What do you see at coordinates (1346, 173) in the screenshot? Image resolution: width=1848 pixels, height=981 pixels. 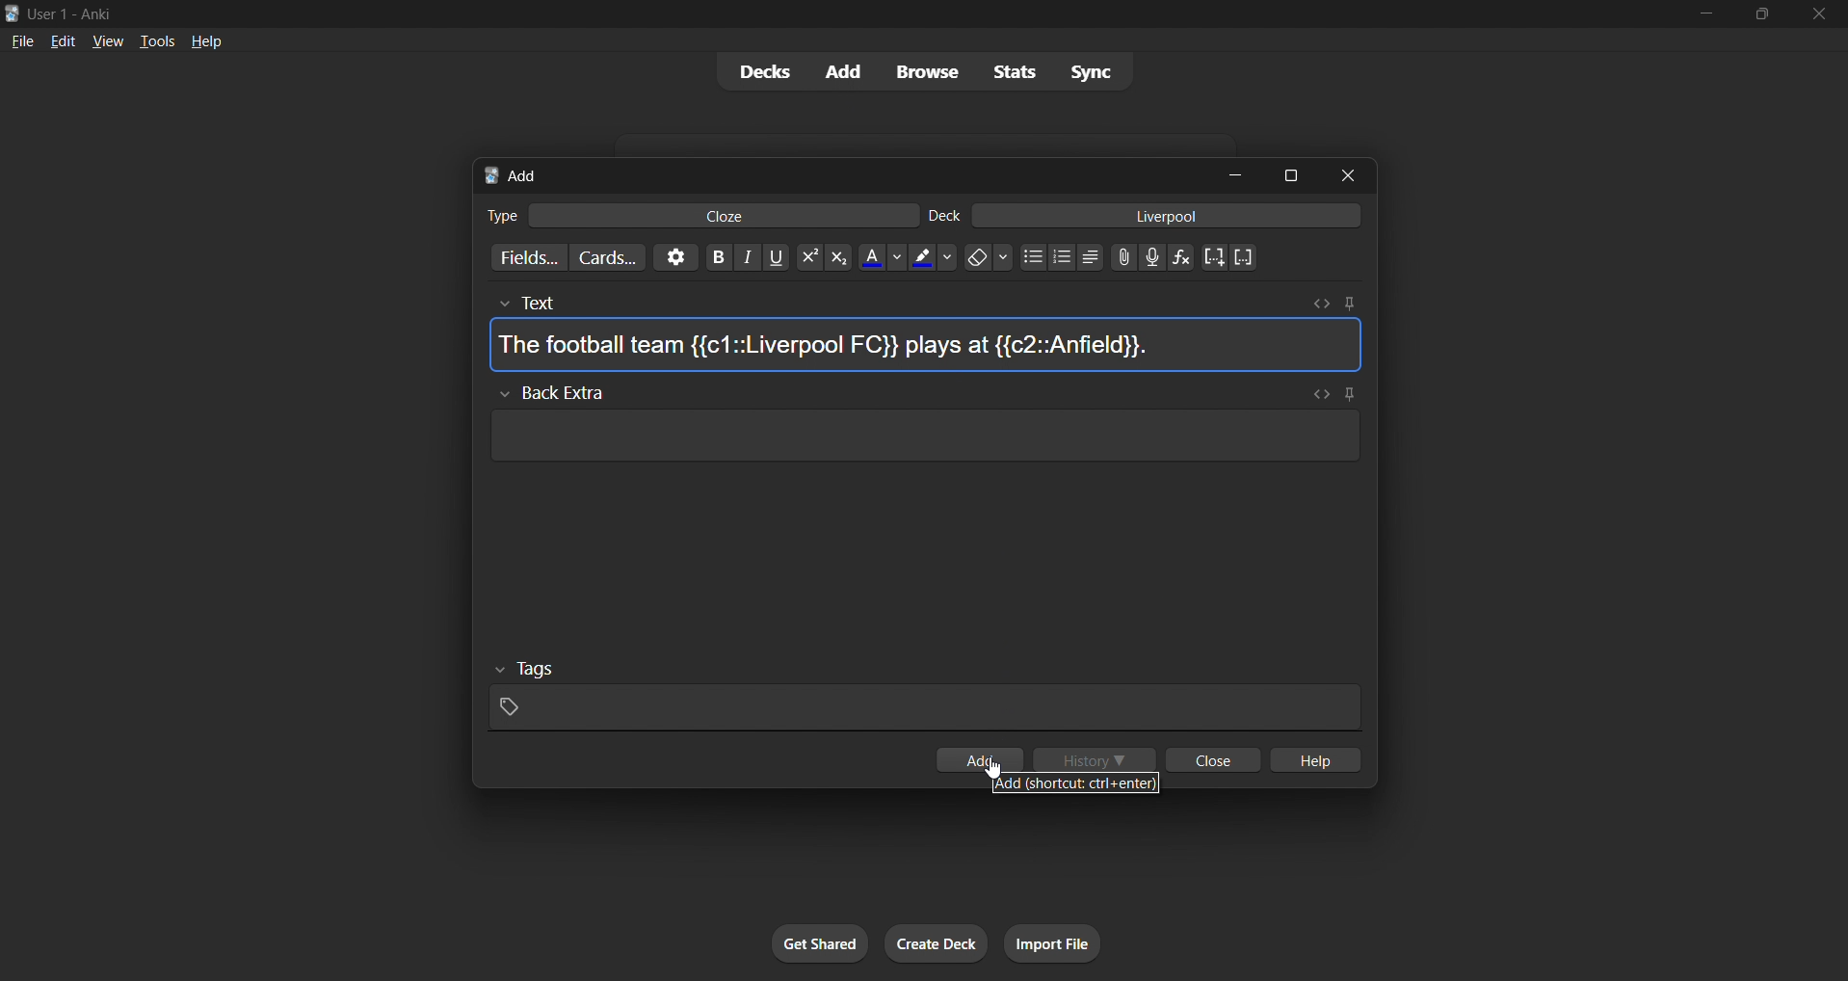 I see `close` at bounding box center [1346, 173].